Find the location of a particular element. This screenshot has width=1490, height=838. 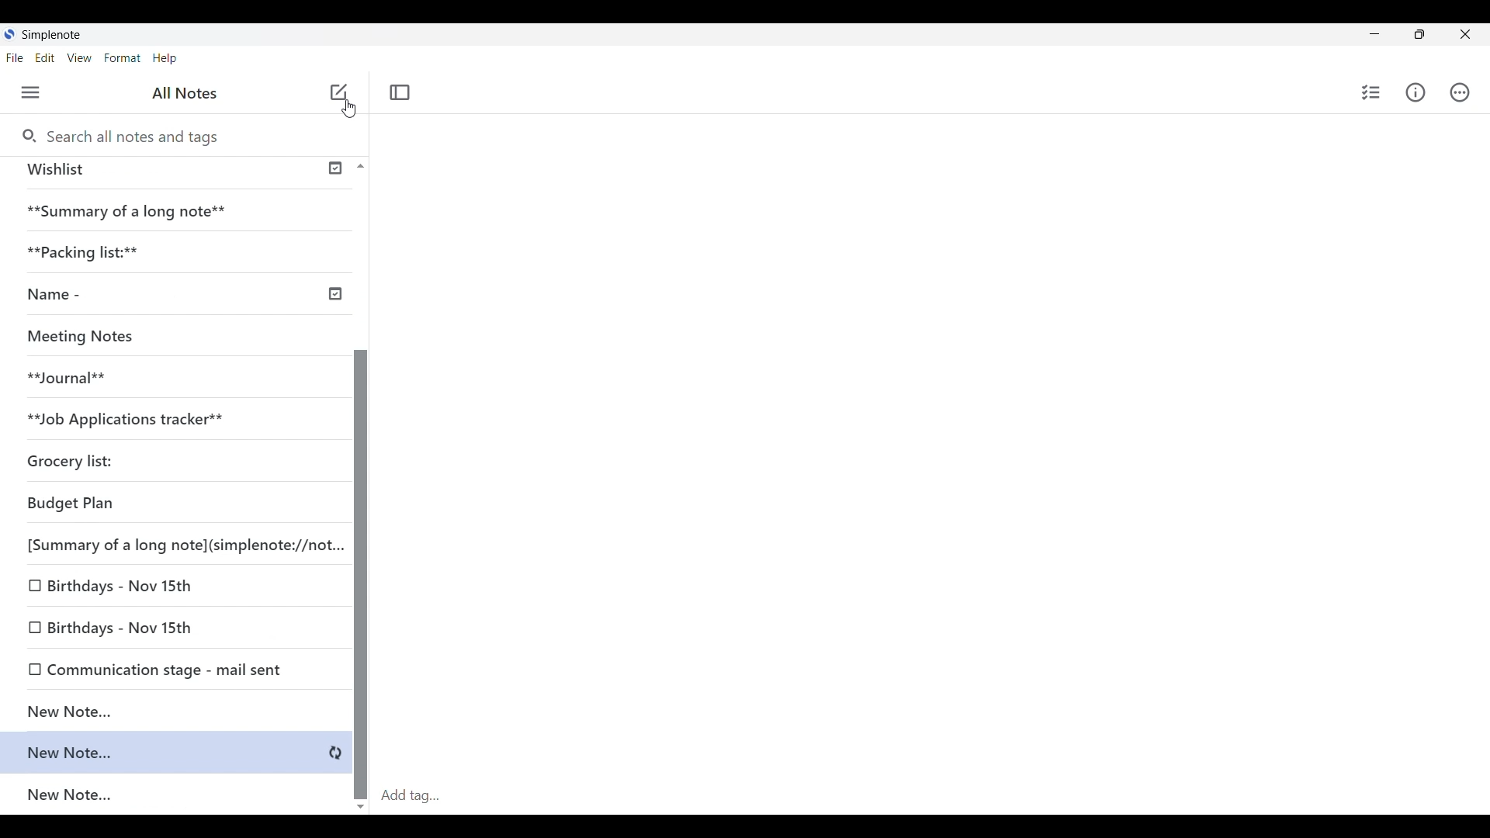

Menu • ctrl + shift + u is located at coordinates (36, 92).